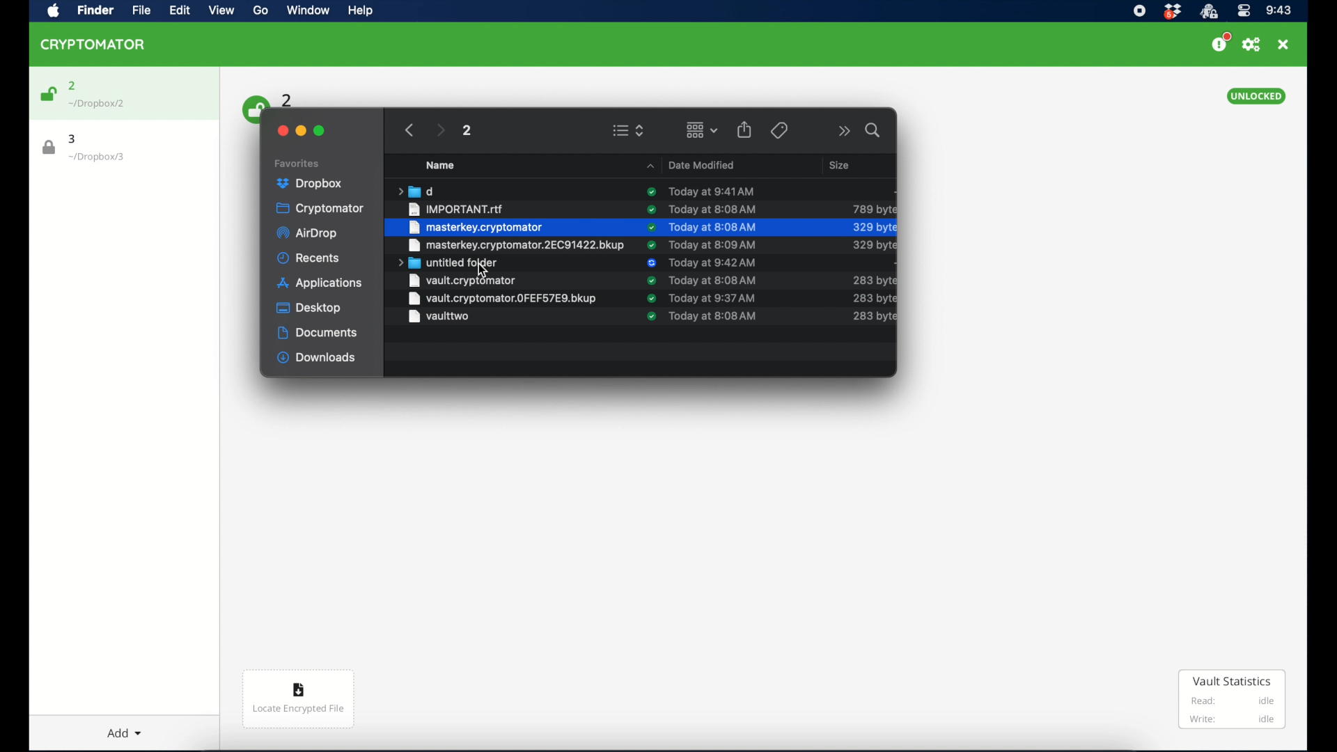  What do you see at coordinates (318, 333) in the screenshot?
I see `documents` at bounding box center [318, 333].